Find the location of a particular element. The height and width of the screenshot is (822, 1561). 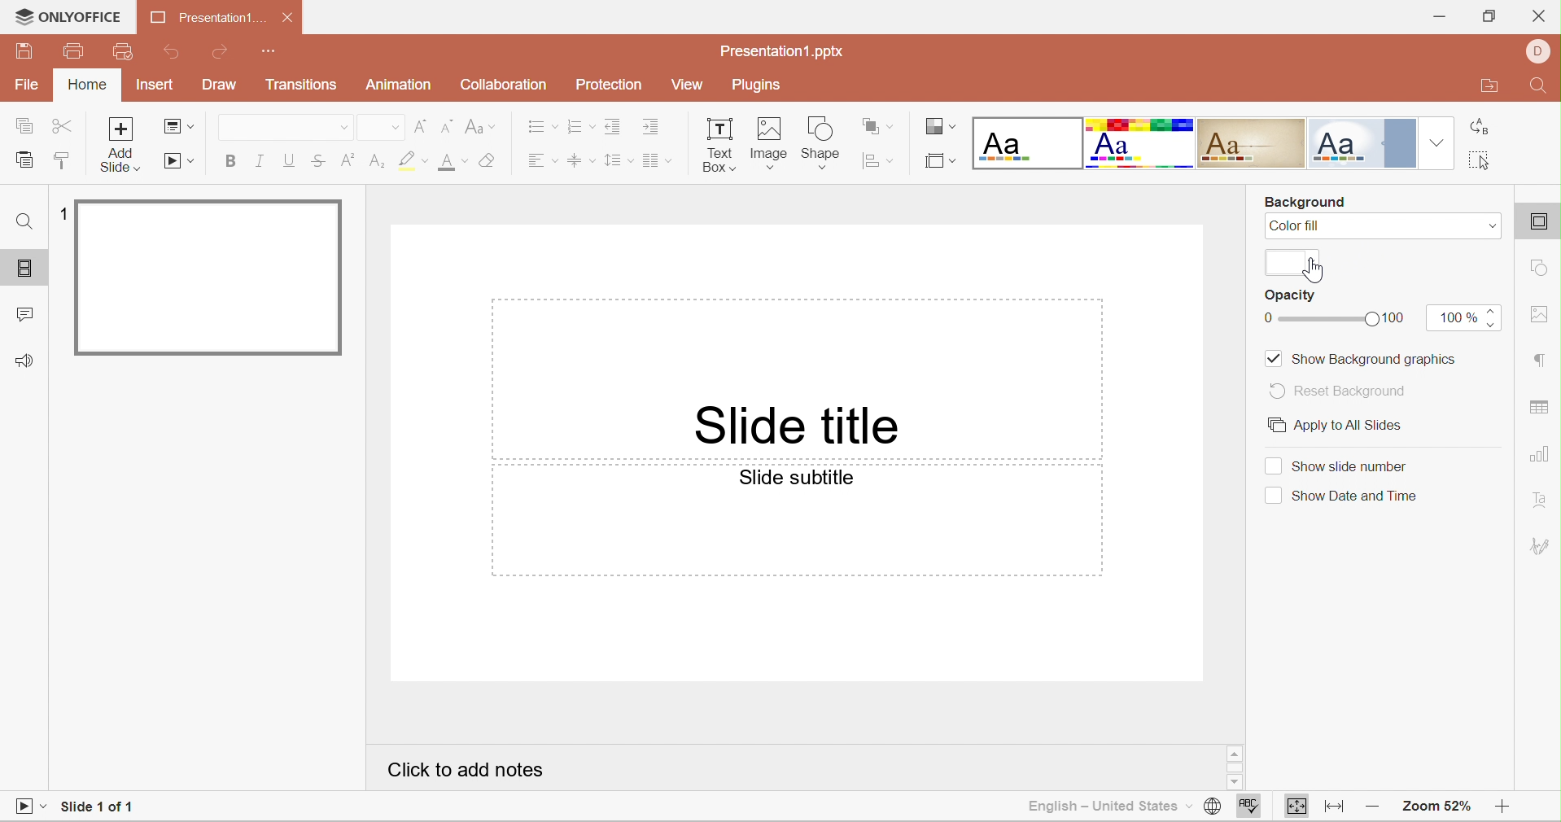

Strikethrough is located at coordinates (317, 164).